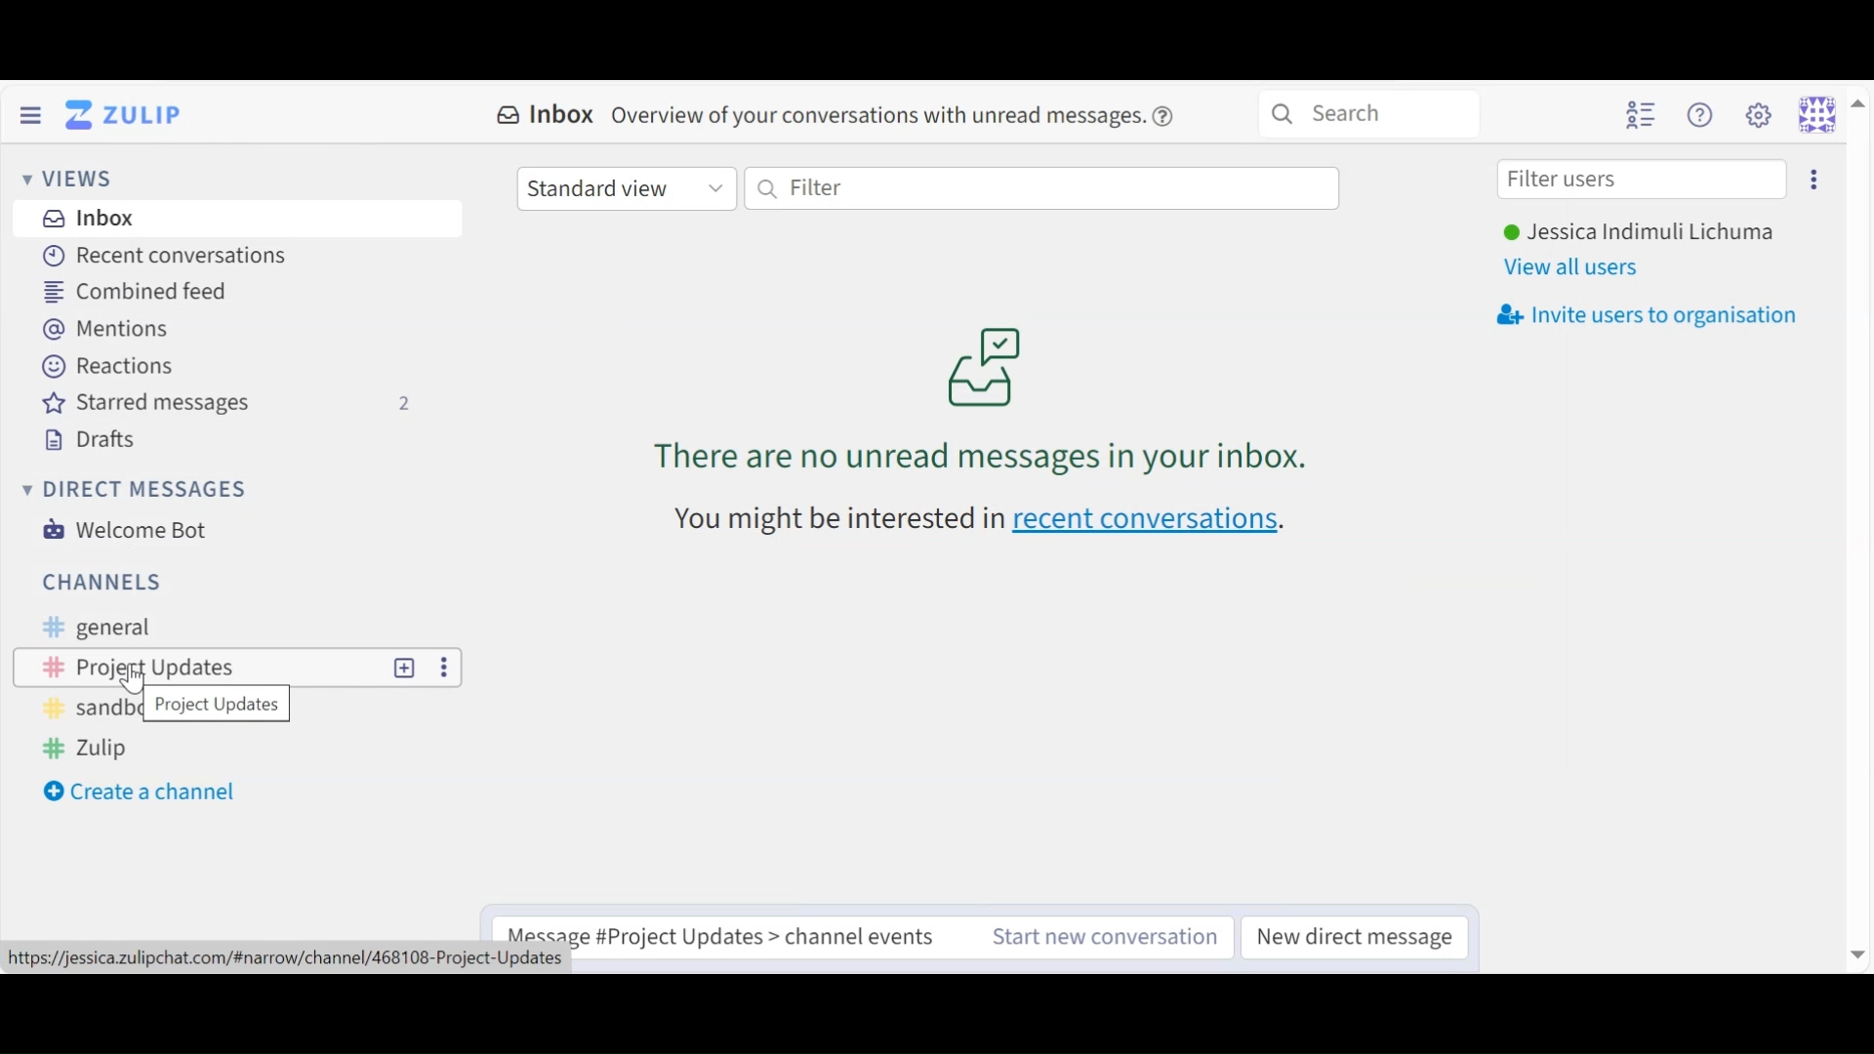  What do you see at coordinates (74, 179) in the screenshot?
I see `Views` at bounding box center [74, 179].